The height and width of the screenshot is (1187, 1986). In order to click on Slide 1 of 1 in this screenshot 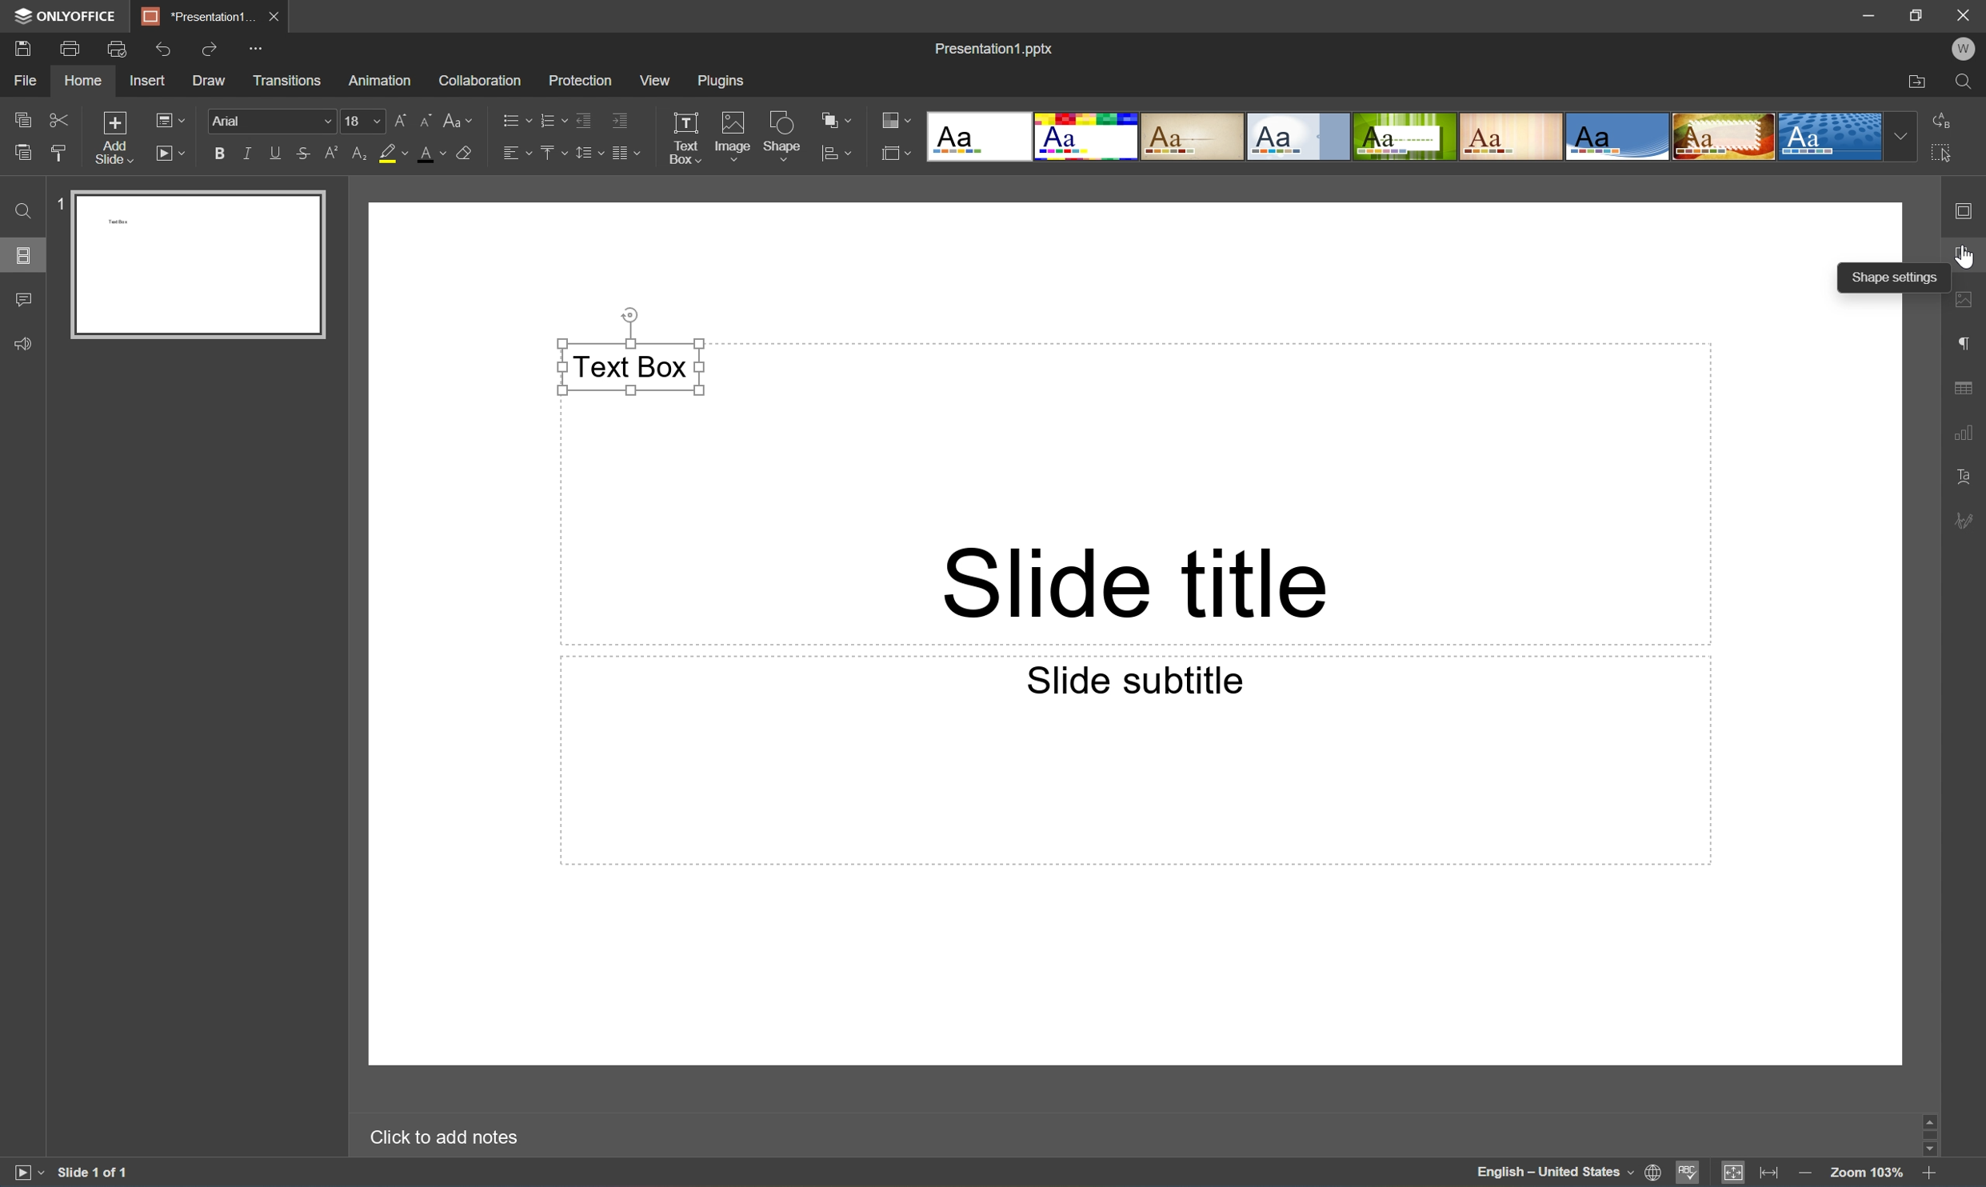, I will do `click(94, 1170)`.